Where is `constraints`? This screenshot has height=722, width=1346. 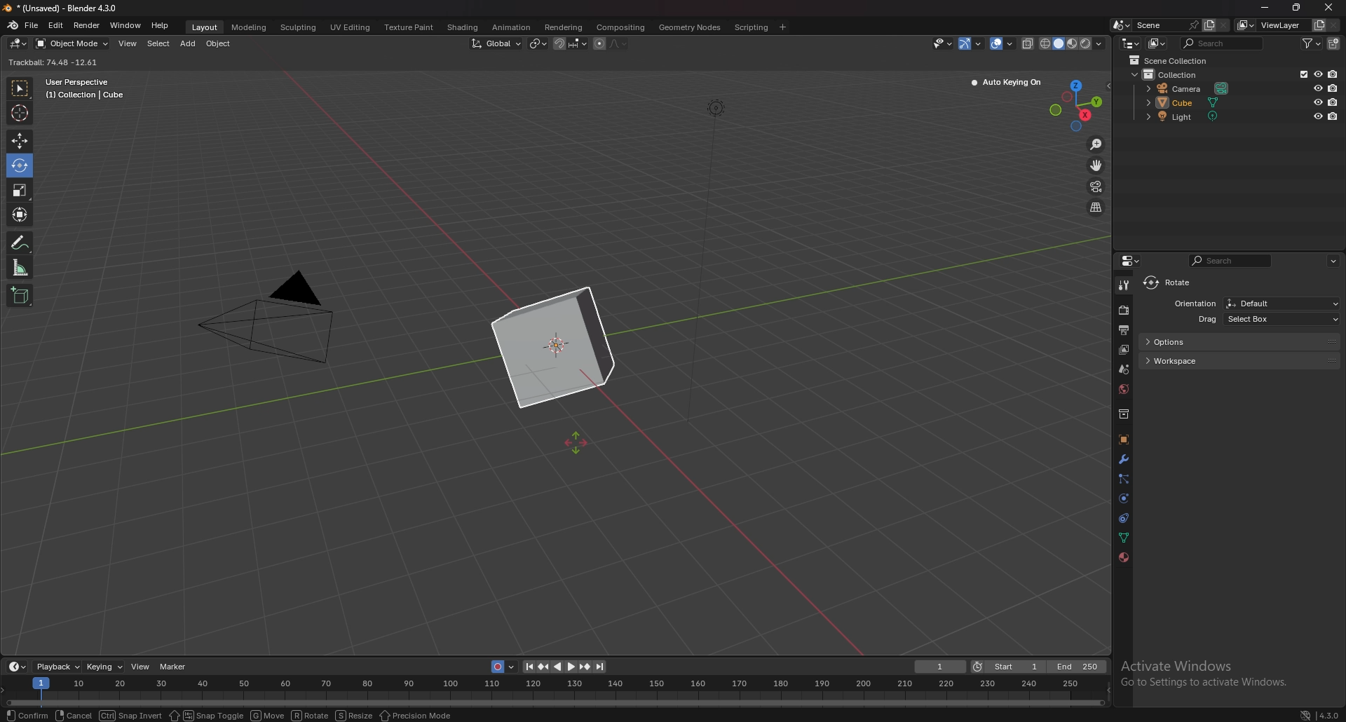 constraints is located at coordinates (1124, 517).